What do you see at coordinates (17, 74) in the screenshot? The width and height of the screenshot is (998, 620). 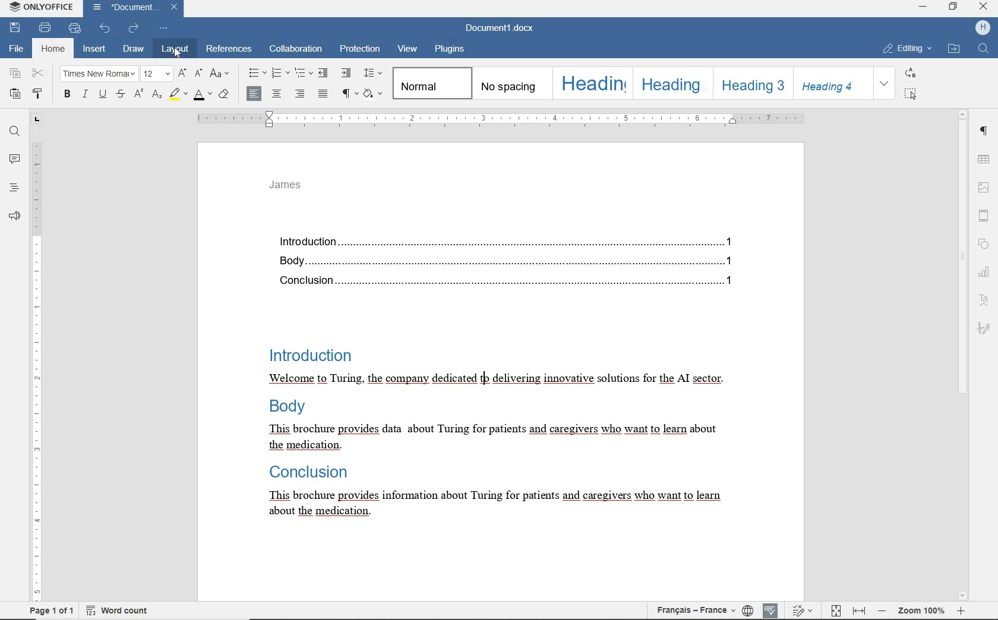 I see `copy` at bounding box center [17, 74].